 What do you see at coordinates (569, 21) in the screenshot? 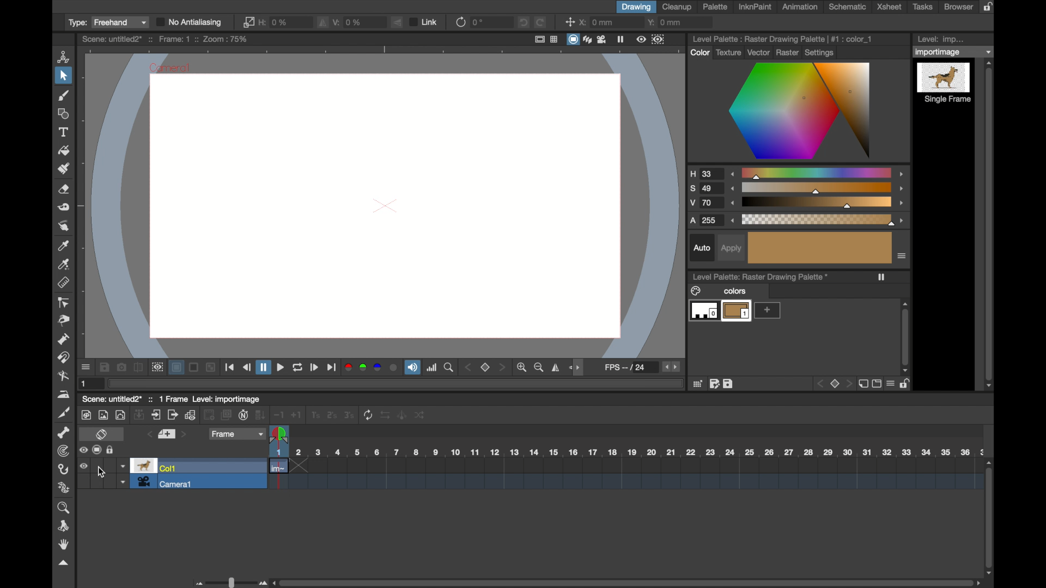
I see `center` at bounding box center [569, 21].